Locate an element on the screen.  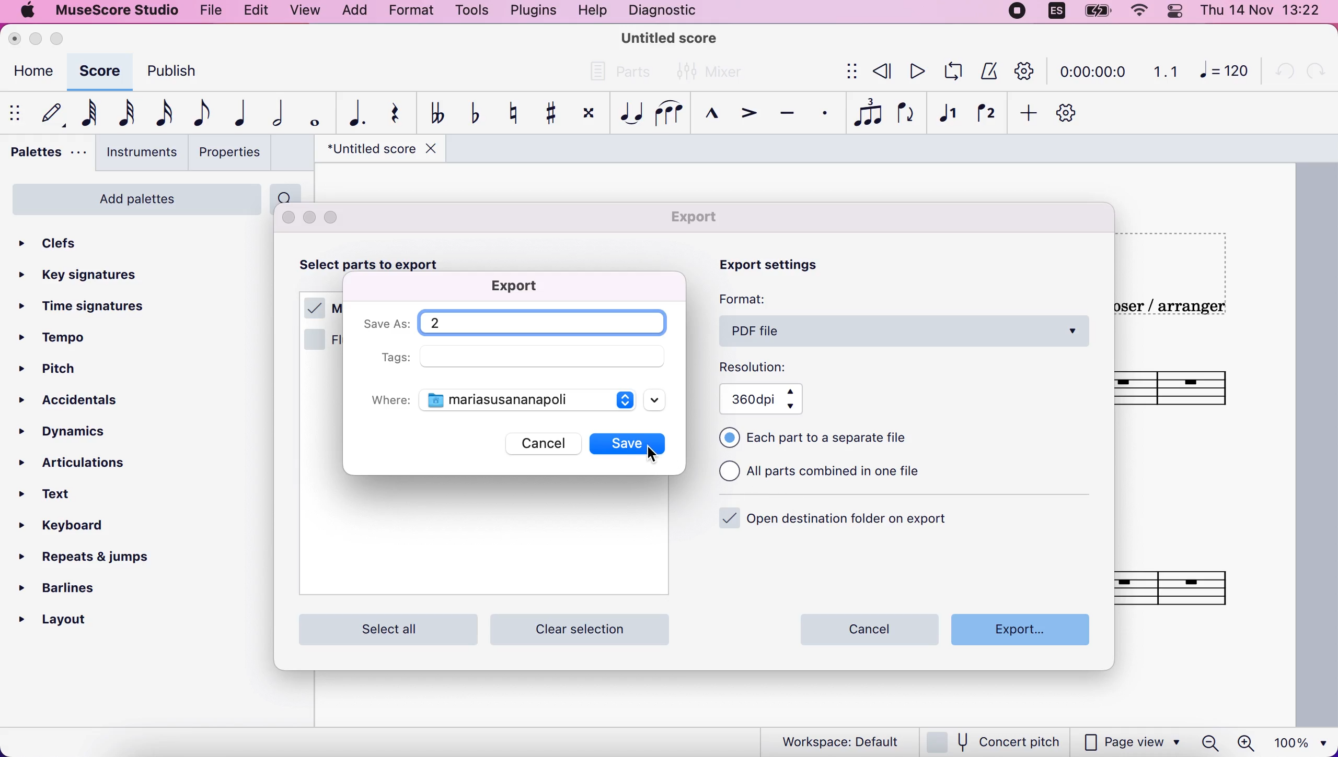
1.1 is located at coordinates (1164, 73).